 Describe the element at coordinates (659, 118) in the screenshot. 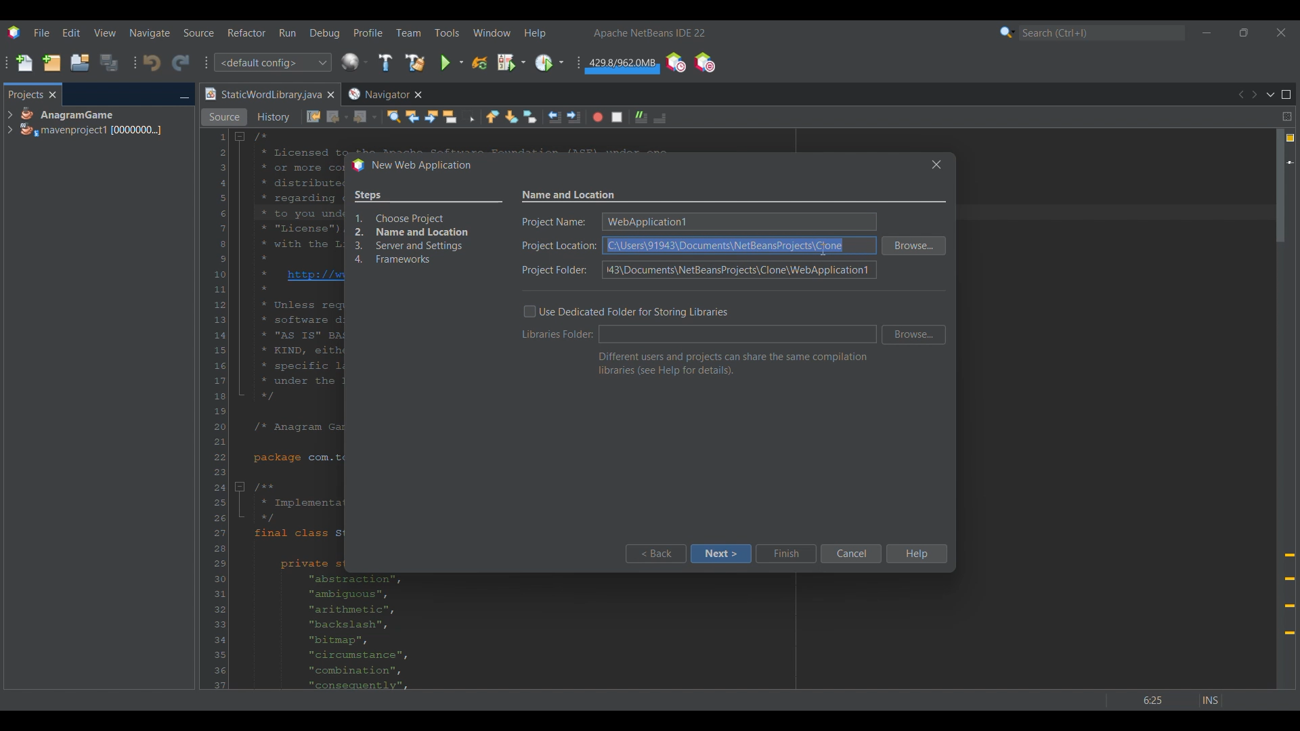

I see `Comment` at that location.